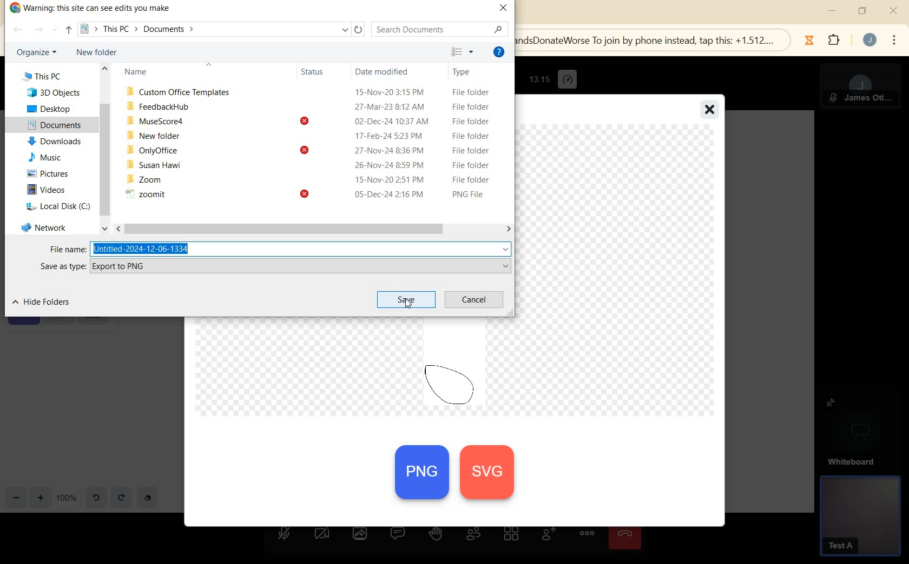 The height and width of the screenshot is (564, 909). What do you see at coordinates (390, 194) in the screenshot?
I see `05-Dec-24 2:16 PM` at bounding box center [390, 194].